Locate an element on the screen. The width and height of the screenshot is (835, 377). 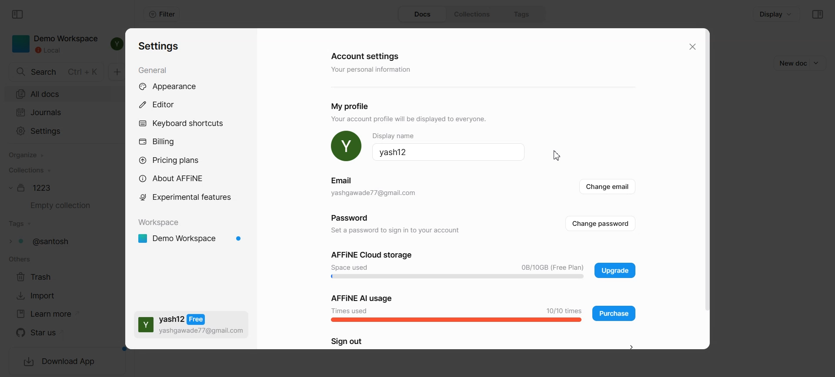
Import is located at coordinates (40, 295).